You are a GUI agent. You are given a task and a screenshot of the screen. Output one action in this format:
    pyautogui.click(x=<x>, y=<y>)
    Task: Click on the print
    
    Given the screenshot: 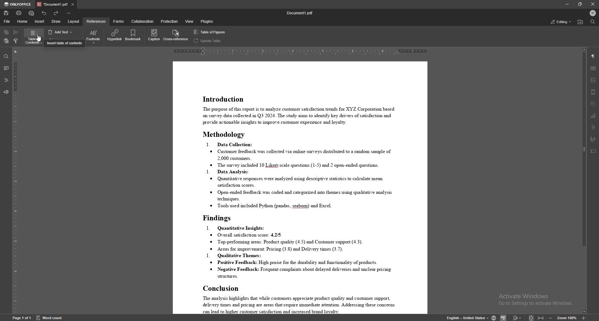 What is the action you would take?
    pyautogui.click(x=19, y=13)
    